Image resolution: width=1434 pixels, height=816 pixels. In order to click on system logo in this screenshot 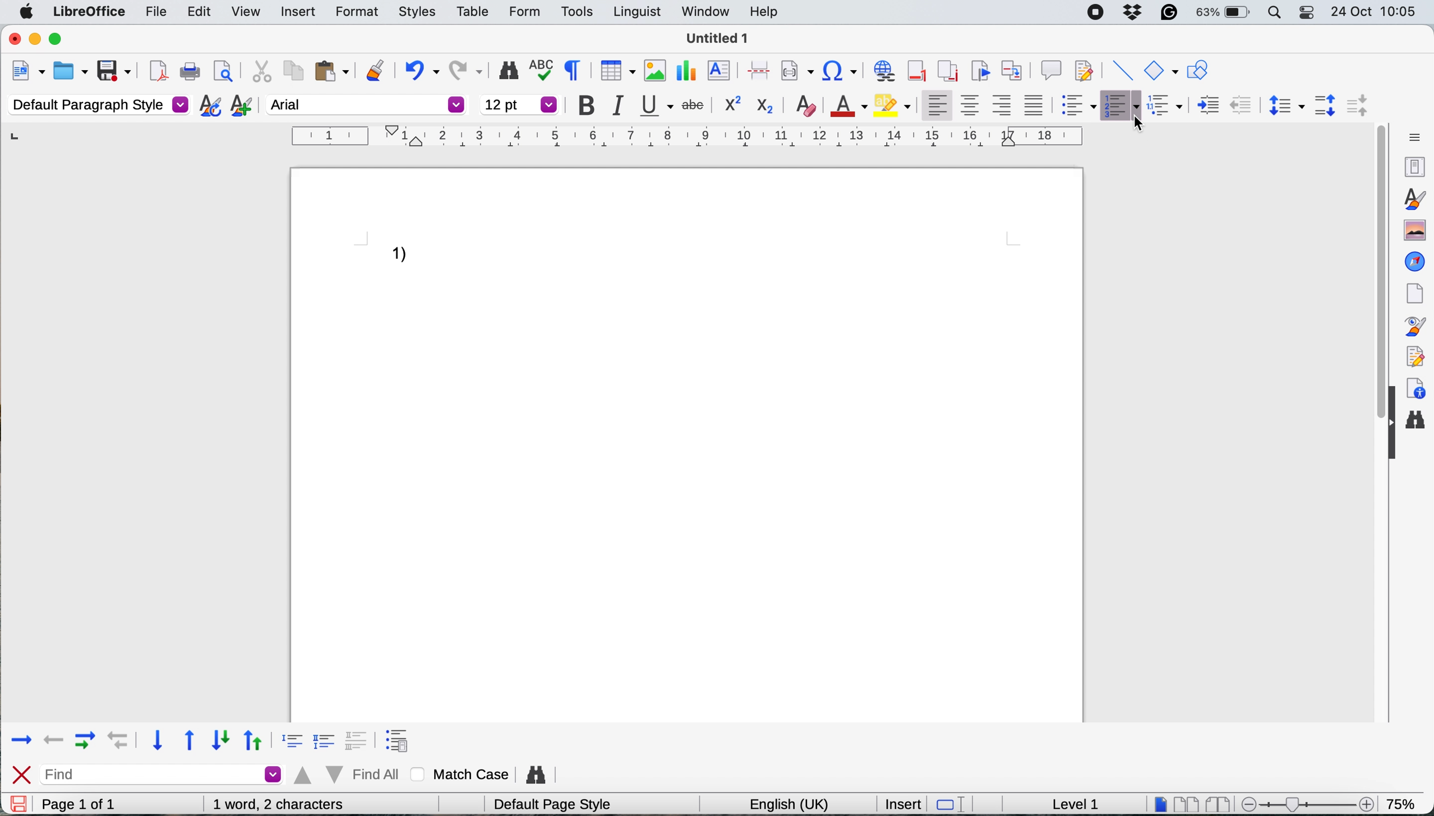, I will do `click(27, 12)`.